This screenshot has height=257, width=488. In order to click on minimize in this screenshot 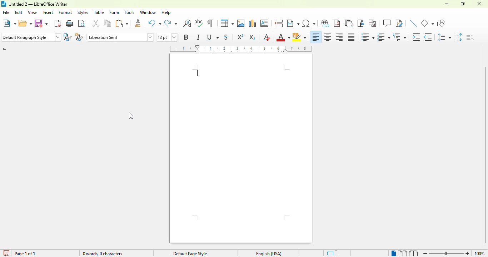, I will do `click(447, 4)`.